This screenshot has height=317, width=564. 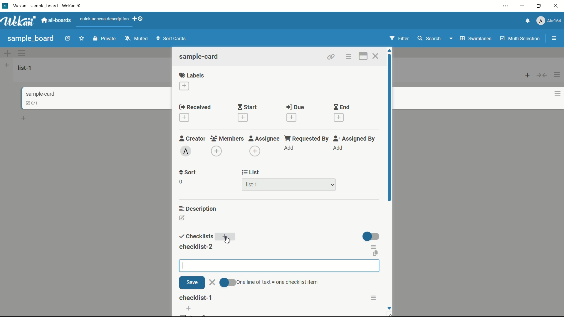 What do you see at coordinates (374, 246) in the screenshot?
I see `checklist actions` at bounding box center [374, 246].